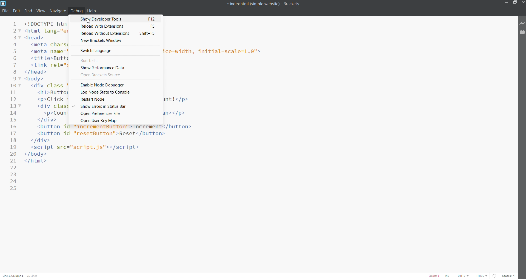  What do you see at coordinates (515, 3) in the screenshot?
I see `maximize/restore` at bounding box center [515, 3].